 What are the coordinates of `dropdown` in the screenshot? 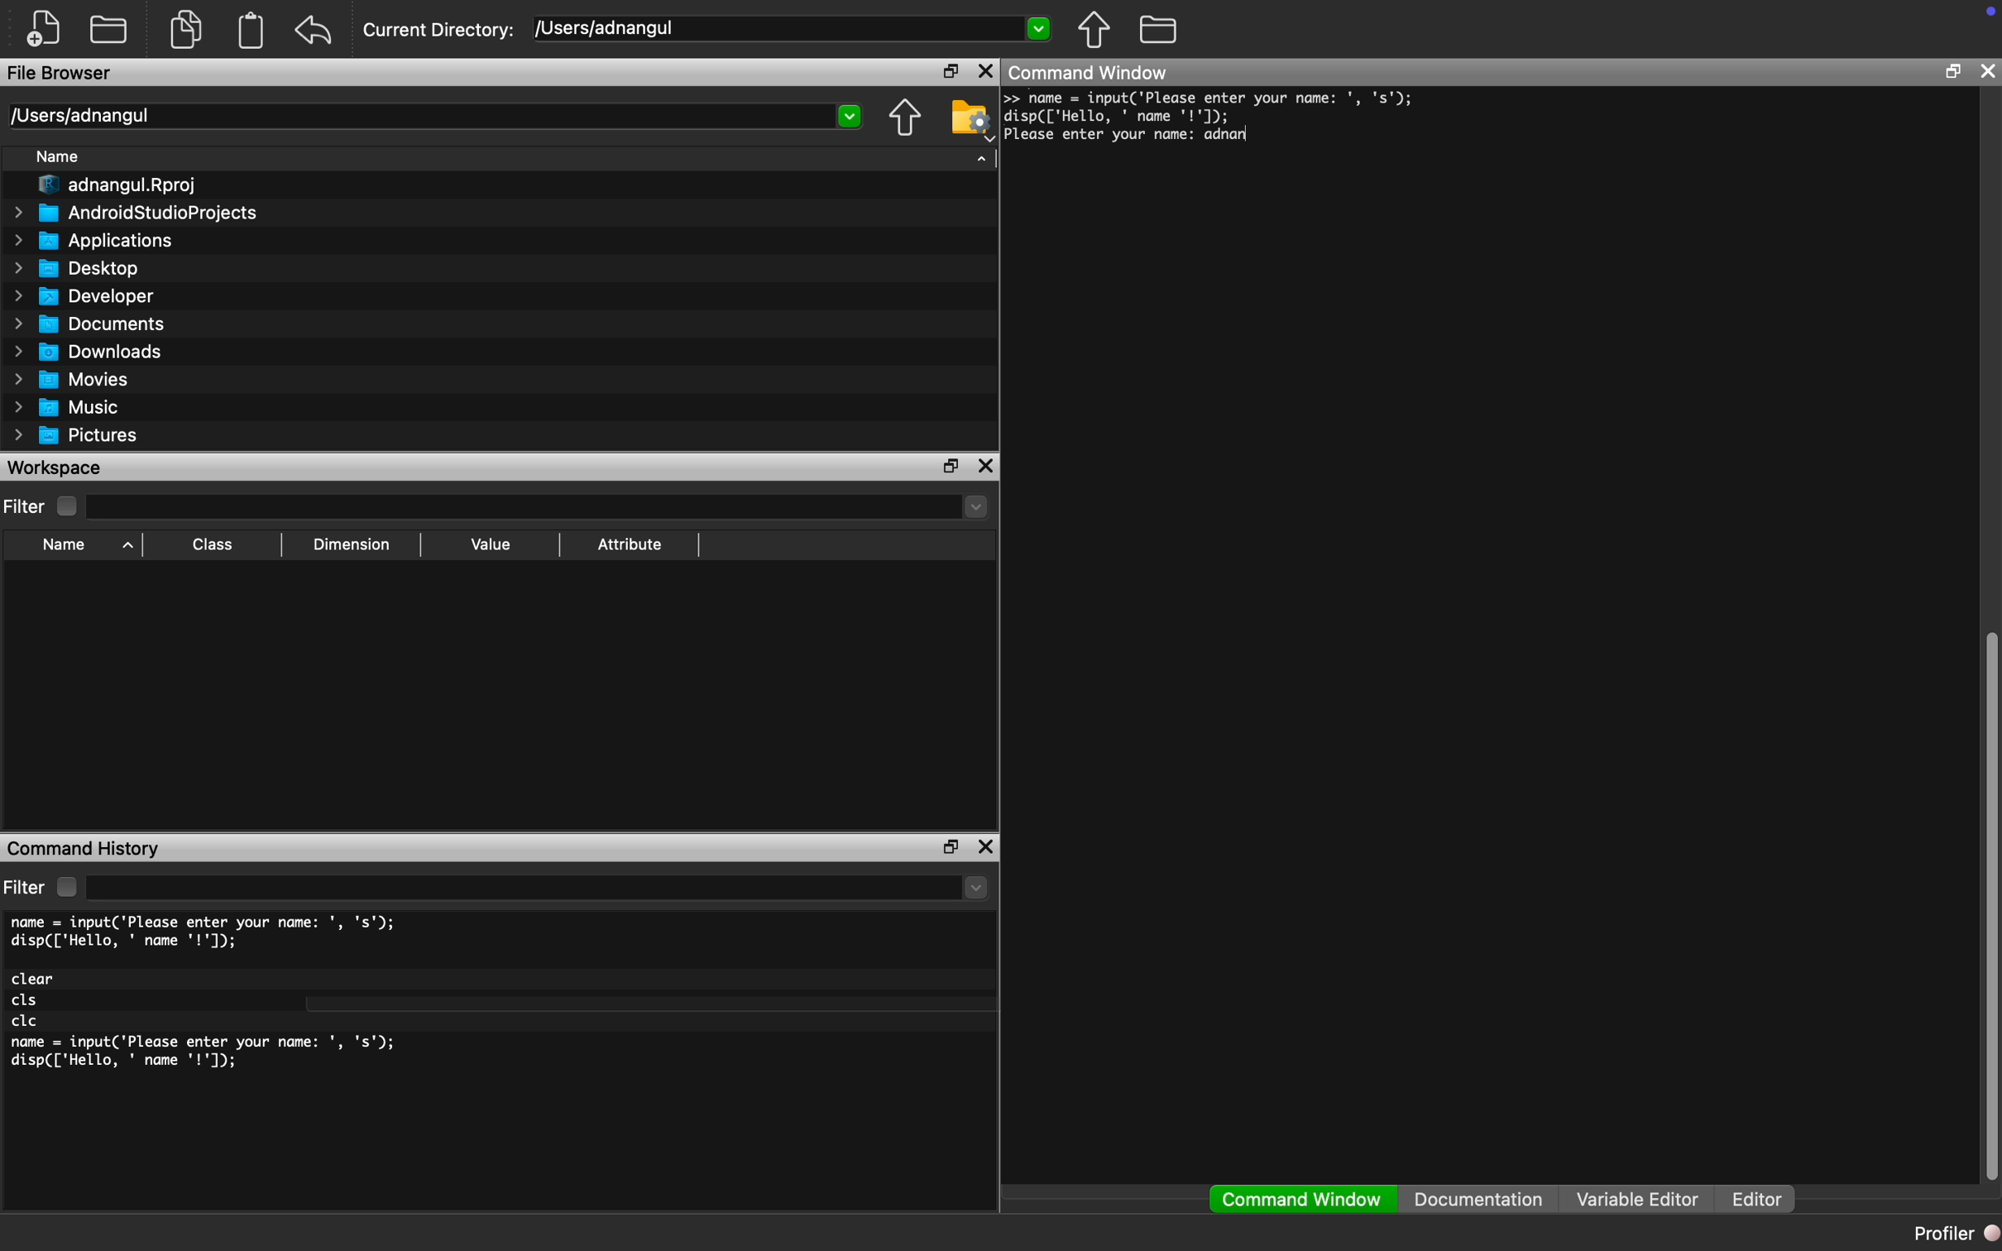 It's located at (977, 888).